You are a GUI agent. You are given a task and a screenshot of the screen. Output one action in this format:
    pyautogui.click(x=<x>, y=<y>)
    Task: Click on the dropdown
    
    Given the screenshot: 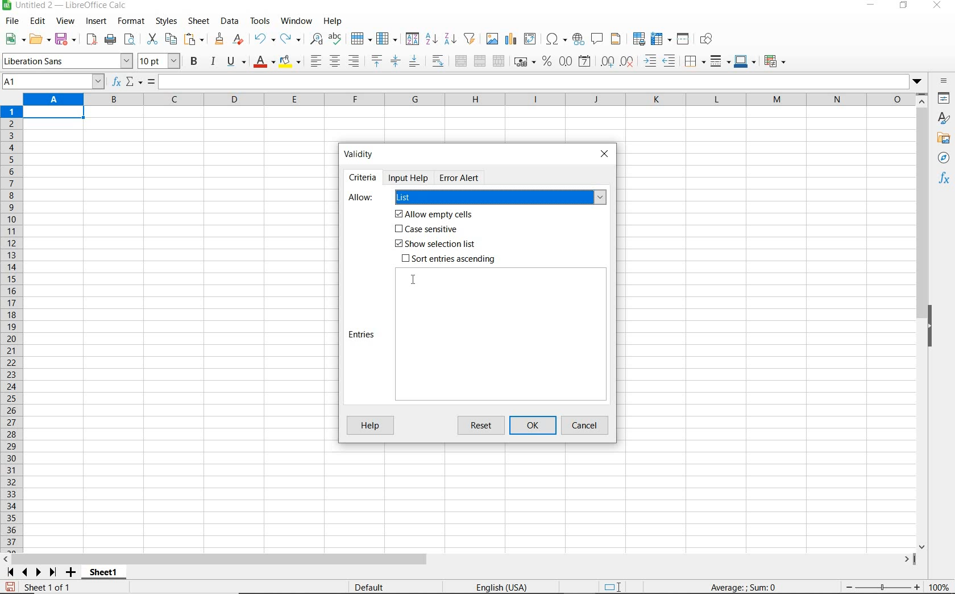 What is the action you would take?
    pyautogui.click(x=918, y=82)
    